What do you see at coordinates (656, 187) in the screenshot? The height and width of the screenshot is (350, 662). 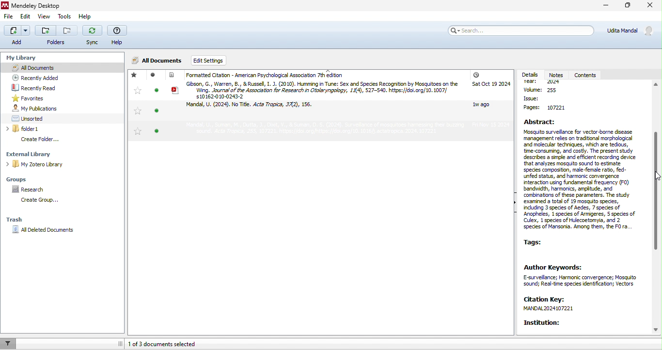 I see `vertical scroll bar` at bounding box center [656, 187].